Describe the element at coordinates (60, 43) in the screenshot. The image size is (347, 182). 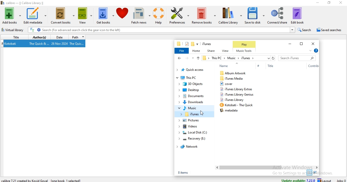
I see `26 Nov 2024` at that location.